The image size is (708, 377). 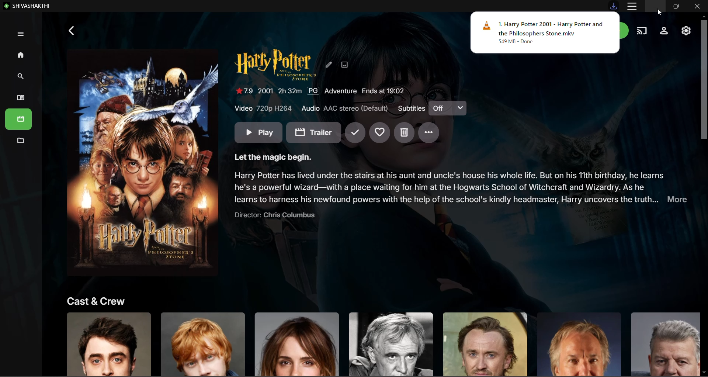 What do you see at coordinates (656, 6) in the screenshot?
I see `Minimize` at bounding box center [656, 6].